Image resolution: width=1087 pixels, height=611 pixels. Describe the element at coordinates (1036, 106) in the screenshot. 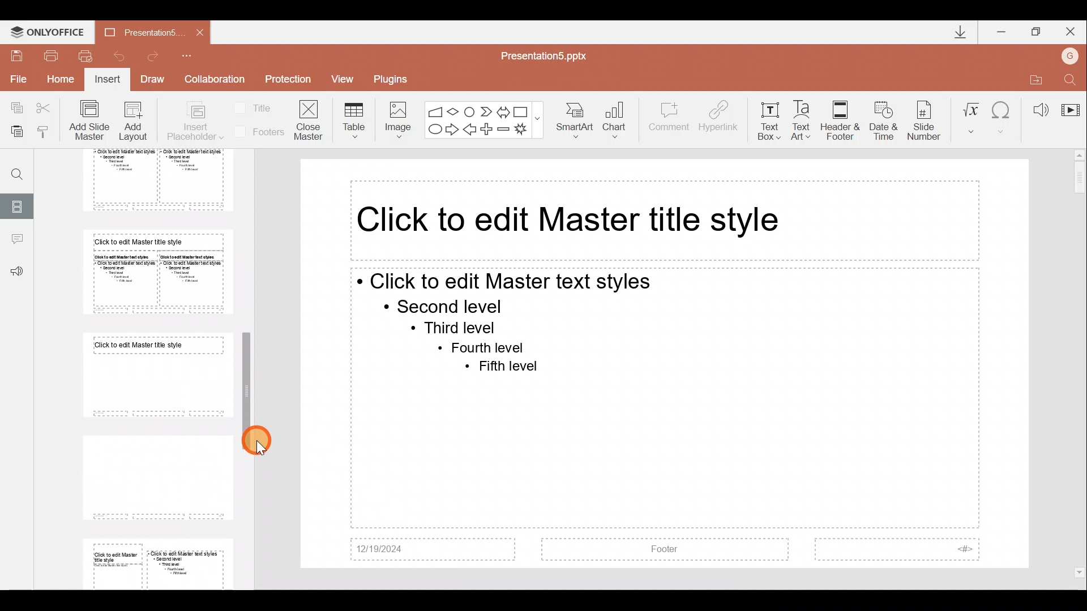

I see `Audio` at that location.